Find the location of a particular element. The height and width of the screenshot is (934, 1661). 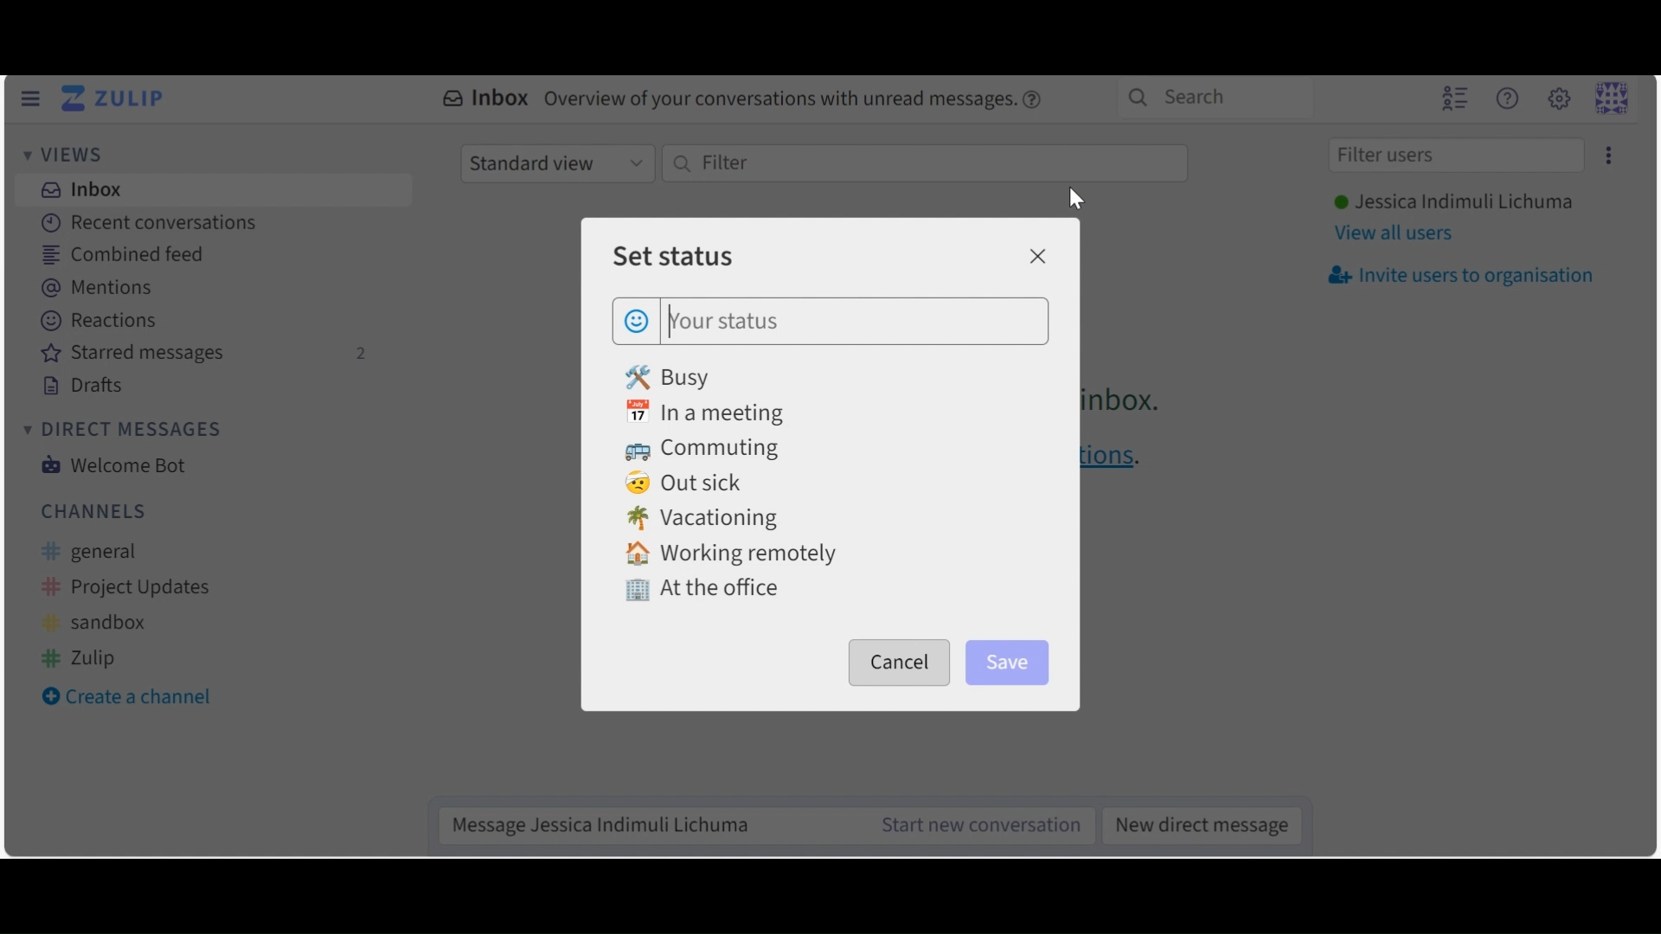

Channels is located at coordinates (94, 510).